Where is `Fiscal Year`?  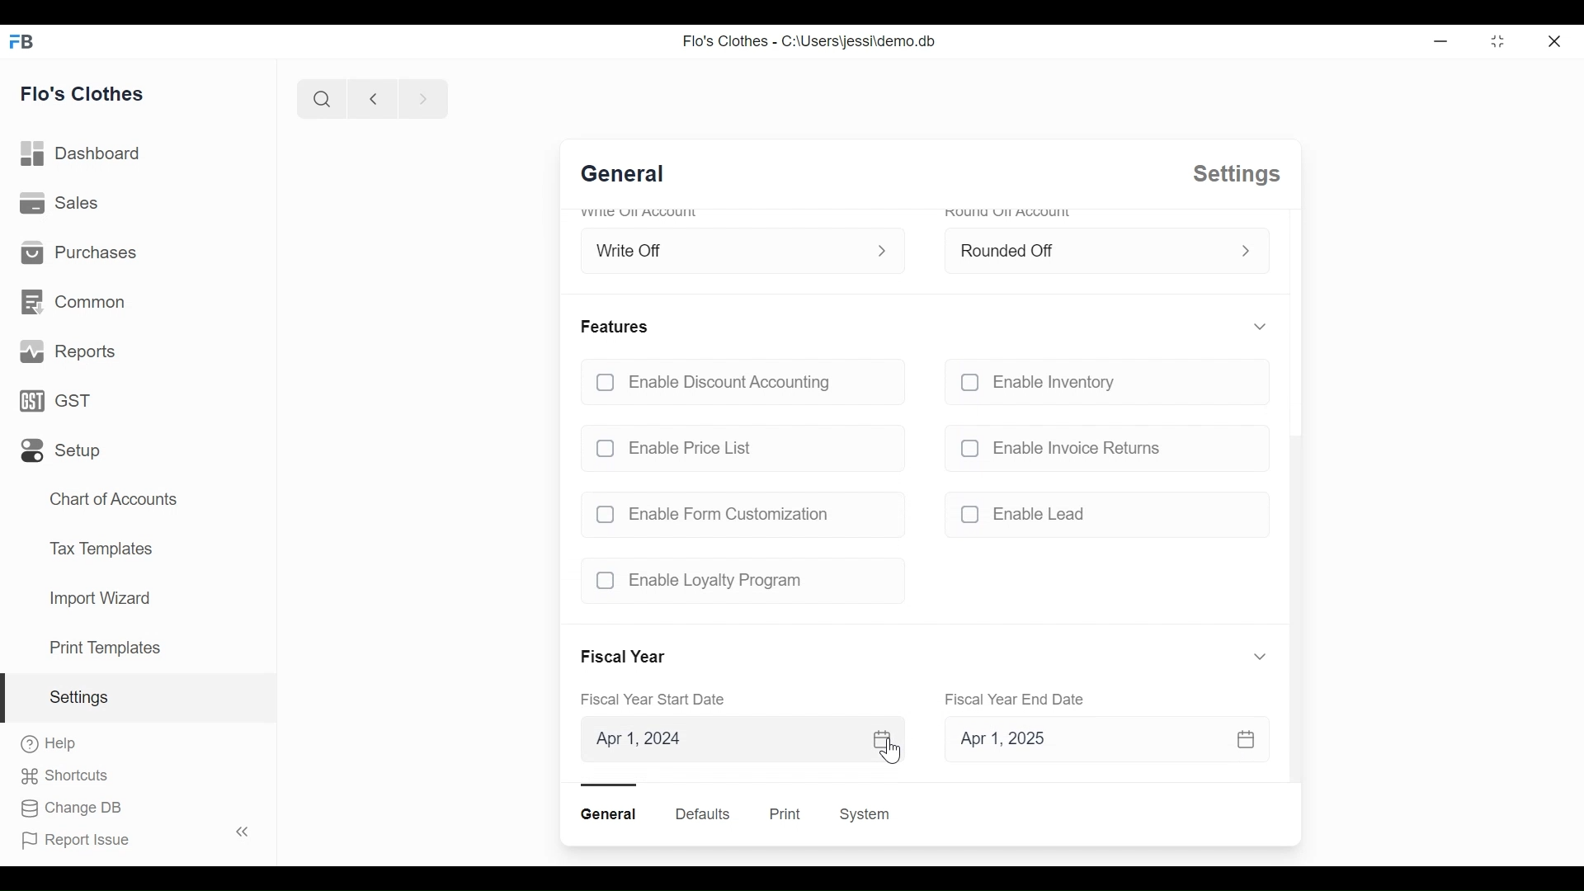
Fiscal Year is located at coordinates (626, 658).